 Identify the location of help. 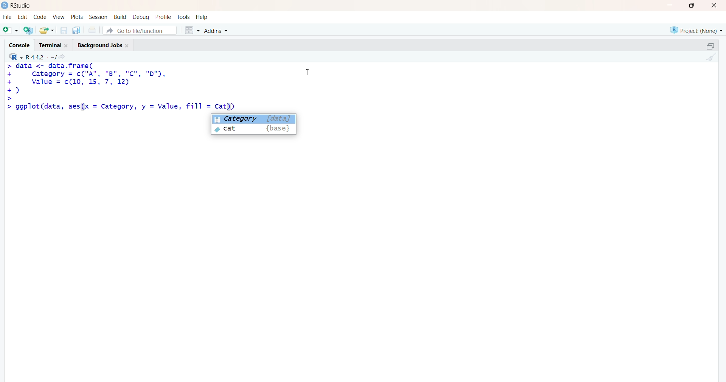
(203, 17).